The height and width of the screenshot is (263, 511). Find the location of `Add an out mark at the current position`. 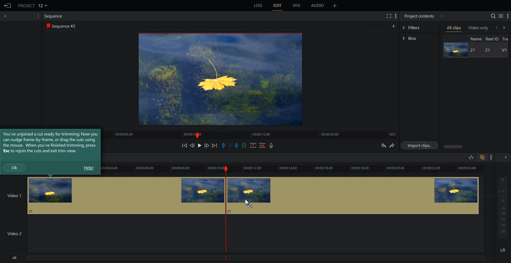

Add an out mark at the current position is located at coordinates (237, 145).